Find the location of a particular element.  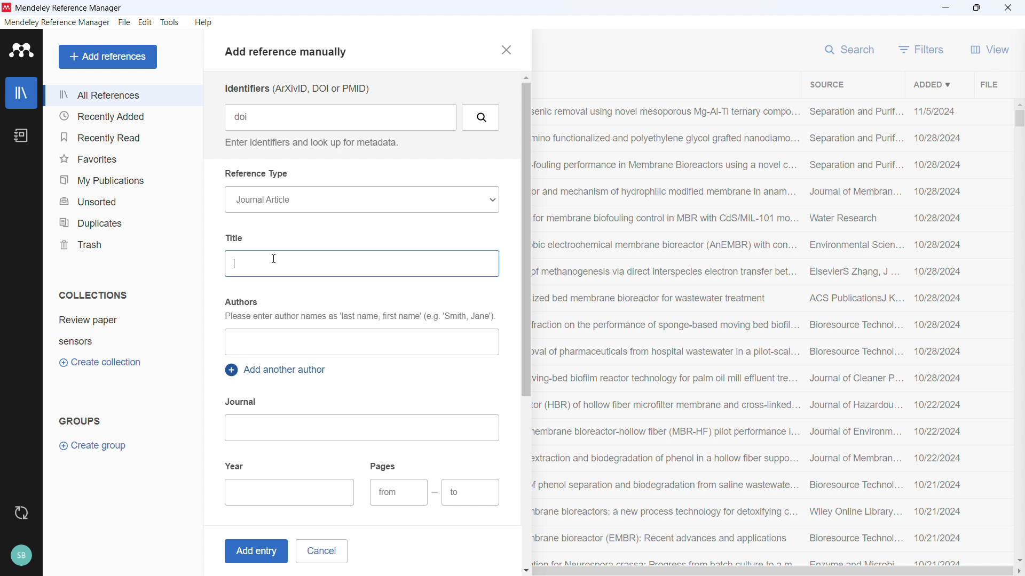

Collection 1 is located at coordinates (124, 320).